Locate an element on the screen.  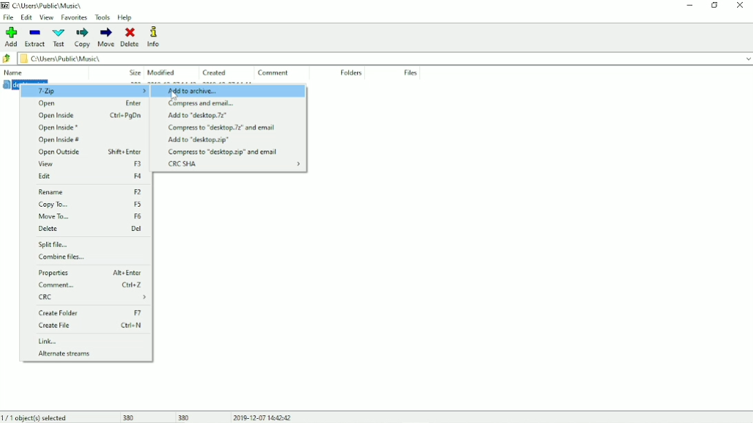
CRC is located at coordinates (92, 298).